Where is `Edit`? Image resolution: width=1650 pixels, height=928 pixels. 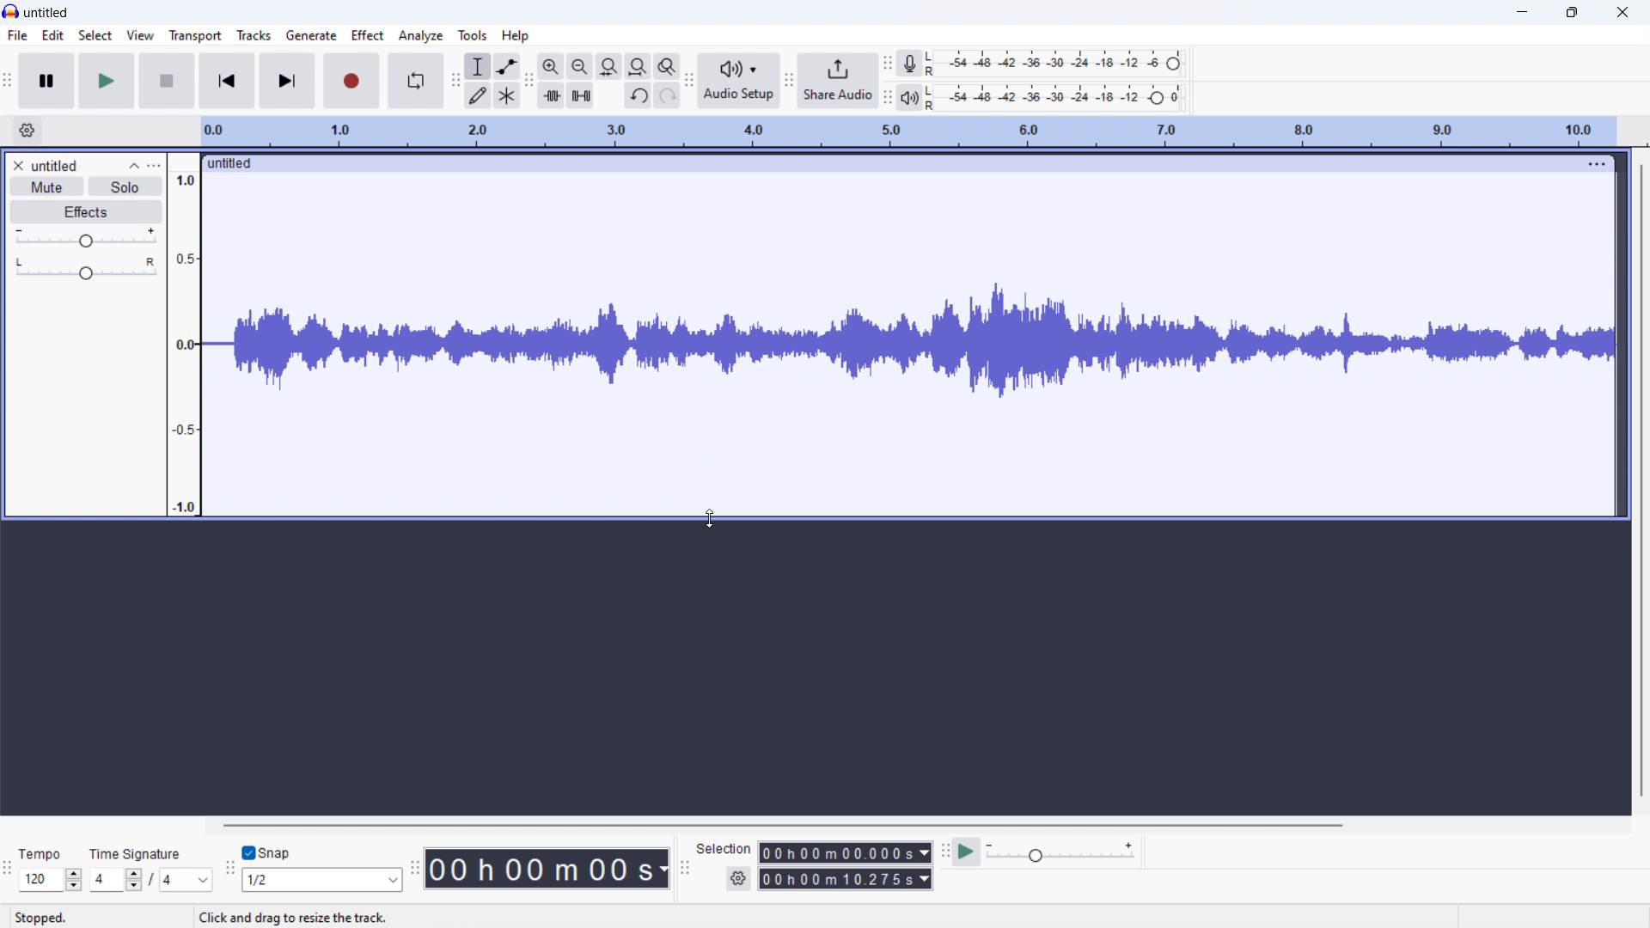 Edit is located at coordinates (52, 34).